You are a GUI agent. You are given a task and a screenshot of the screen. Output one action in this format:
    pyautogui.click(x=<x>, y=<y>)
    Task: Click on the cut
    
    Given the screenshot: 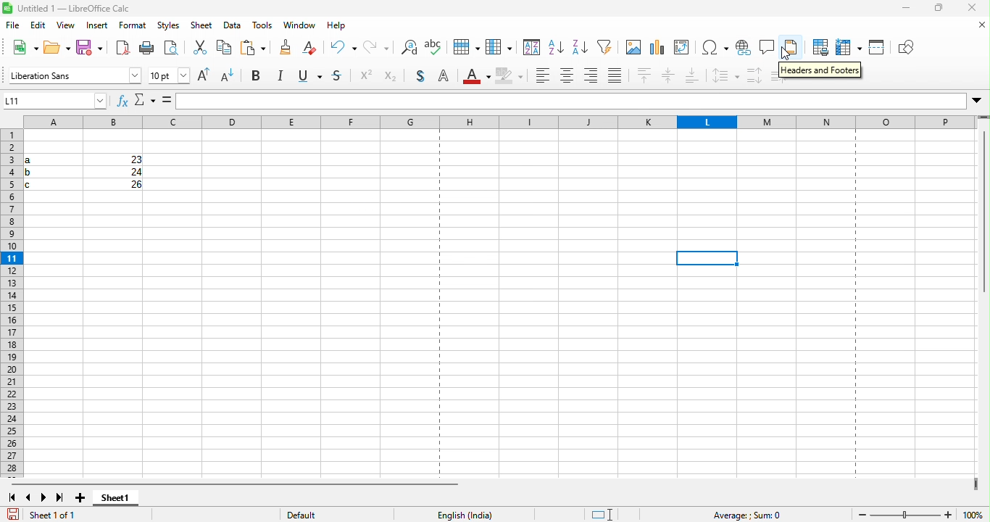 What is the action you would take?
    pyautogui.click(x=174, y=49)
    